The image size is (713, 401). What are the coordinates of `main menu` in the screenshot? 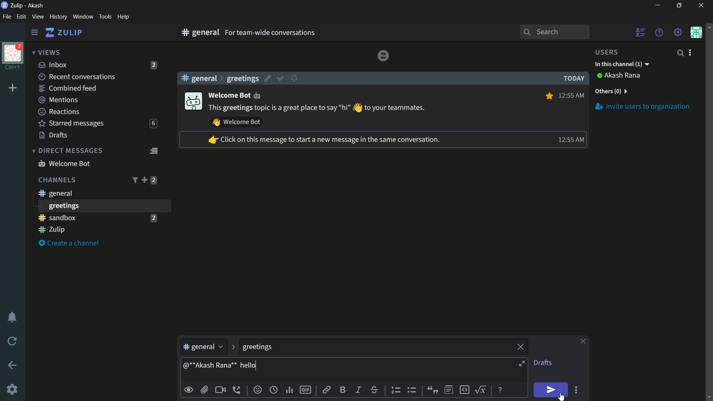 It's located at (678, 32).